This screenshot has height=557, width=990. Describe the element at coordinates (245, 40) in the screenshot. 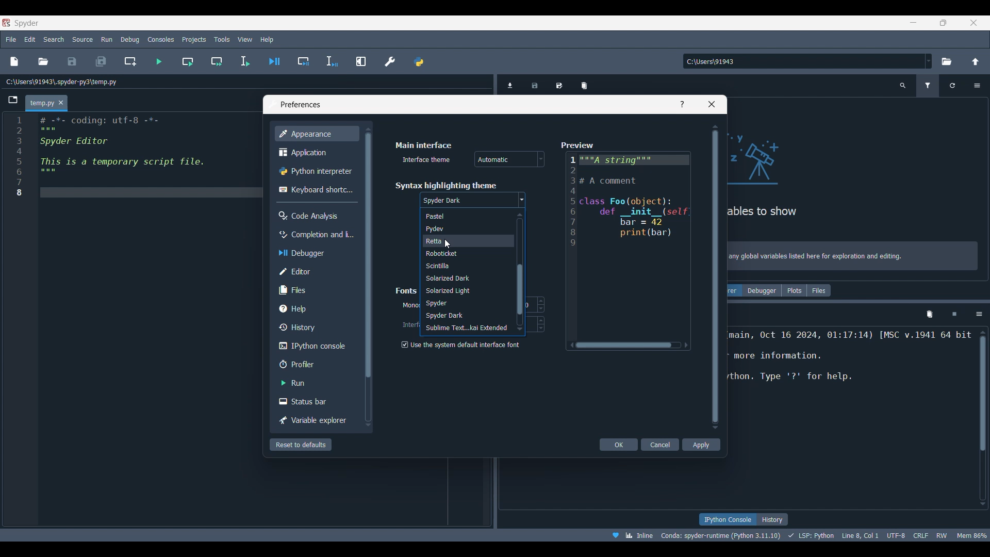

I see `View menu` at that location.